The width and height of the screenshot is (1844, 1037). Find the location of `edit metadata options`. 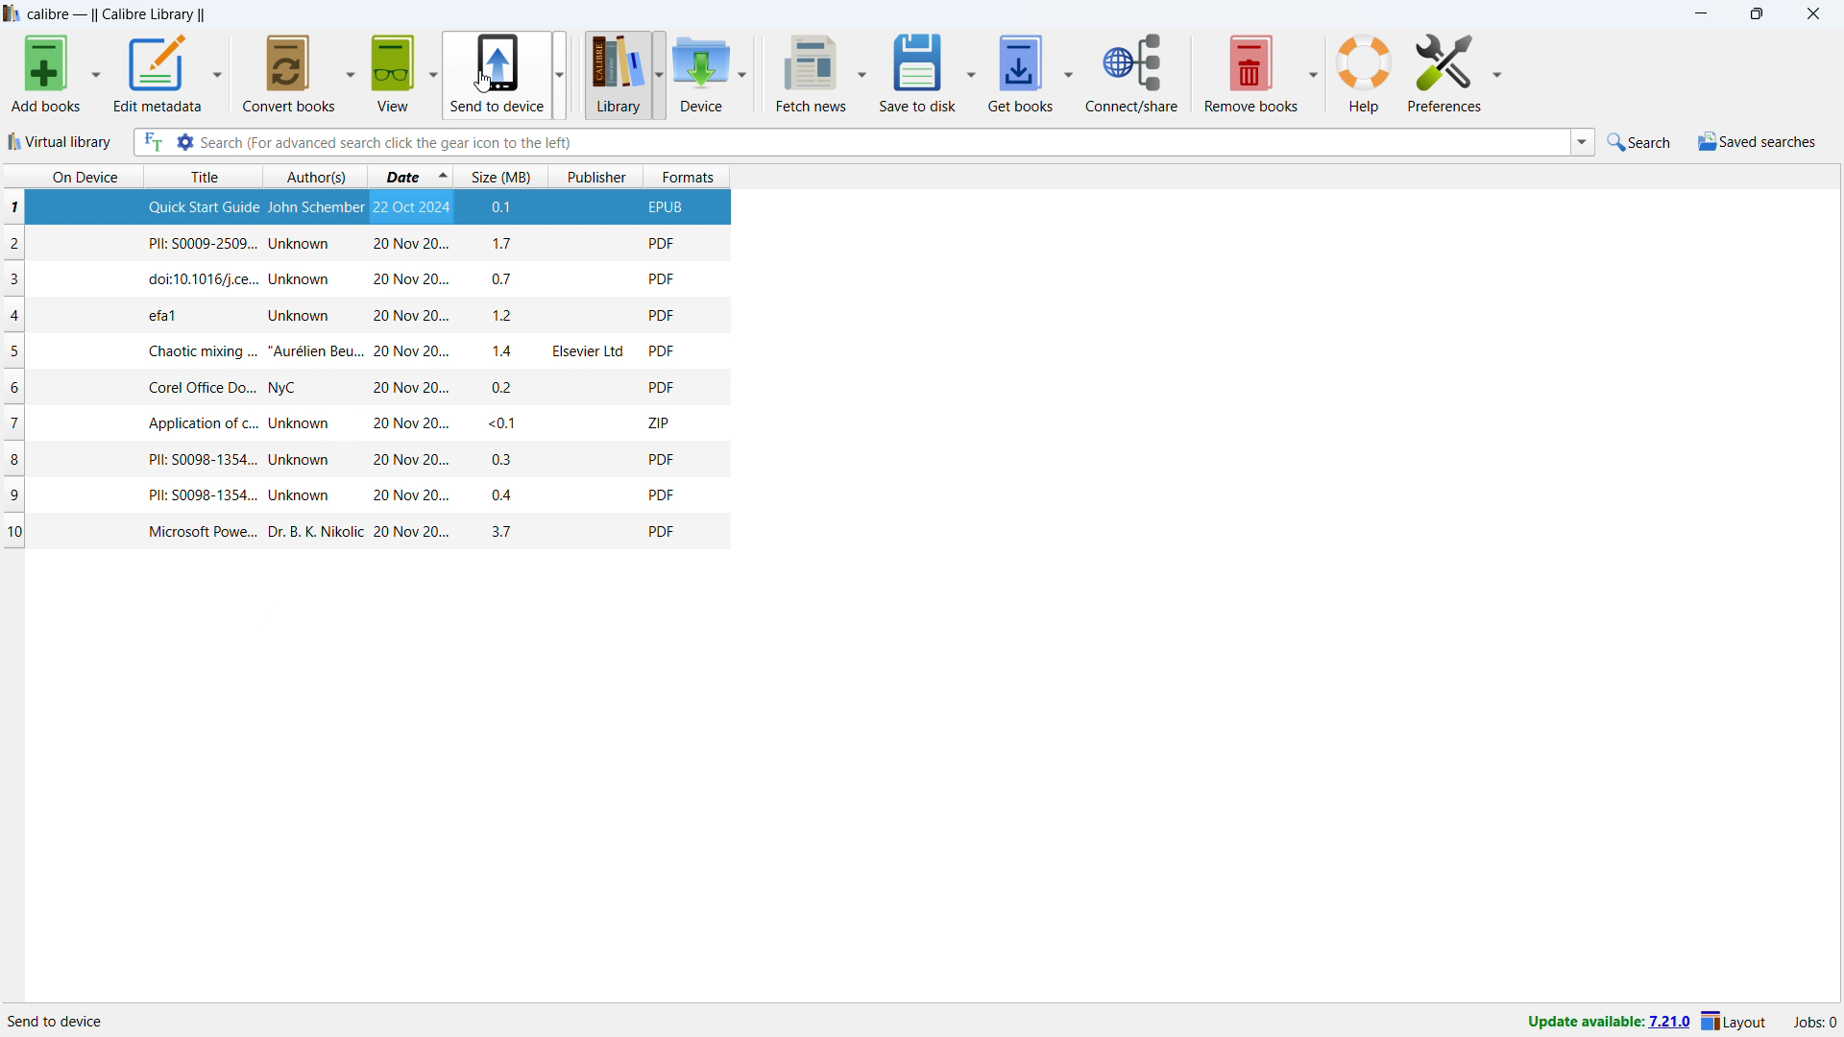

edit metadata options is located at coordinates (159, 73).